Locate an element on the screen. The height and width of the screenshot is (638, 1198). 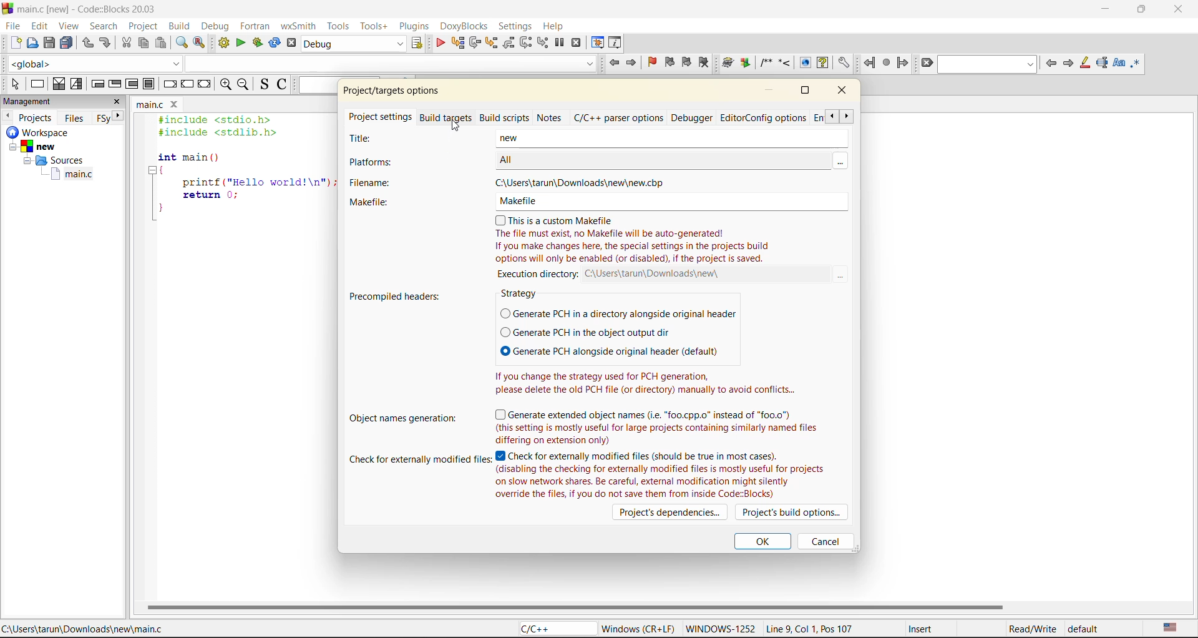
management is located at coordinates (29, 101).